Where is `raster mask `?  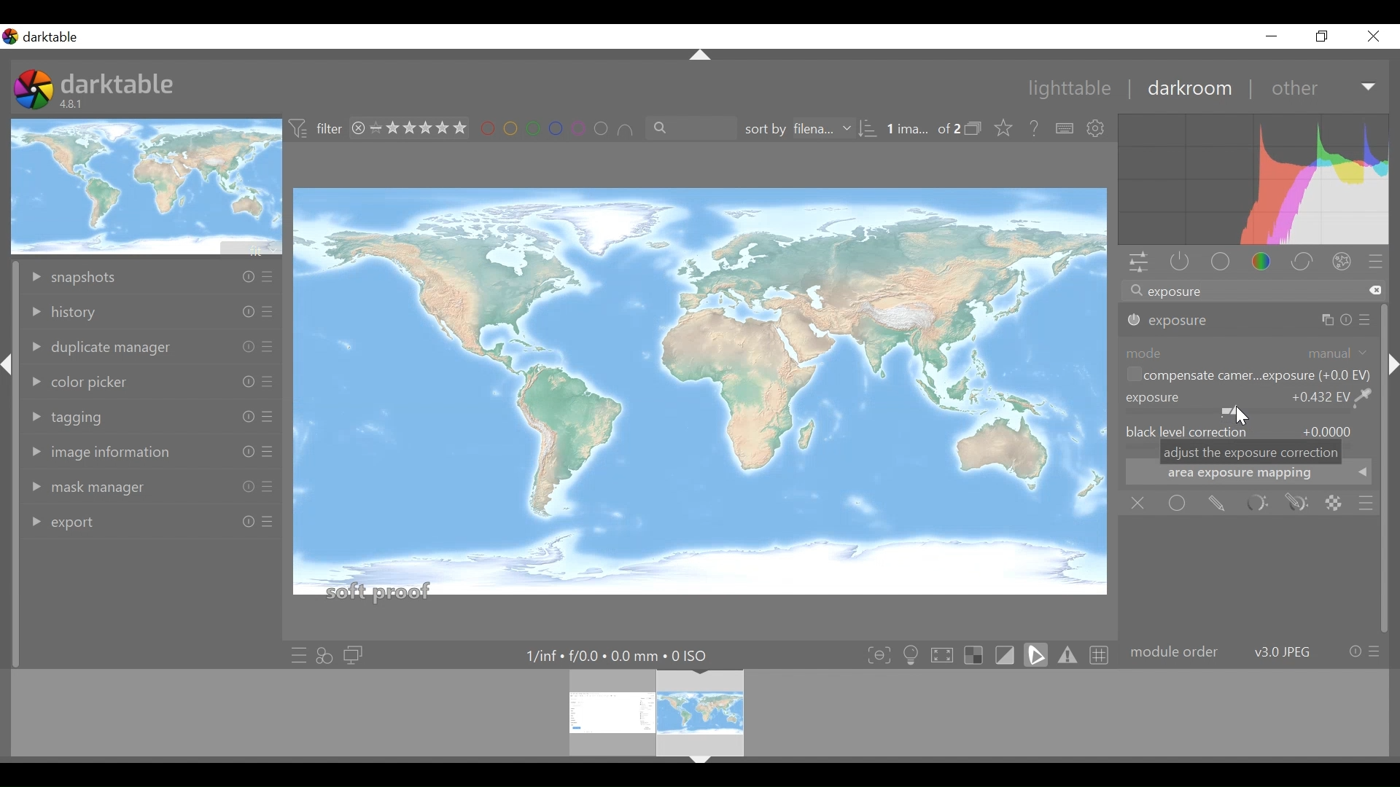 raster mask  is located at coordinates (1334, 503).